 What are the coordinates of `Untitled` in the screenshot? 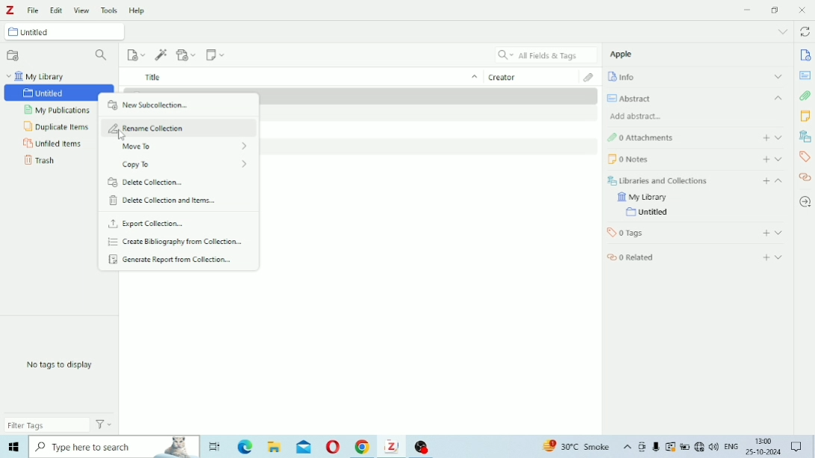 It's located at (649, 213).